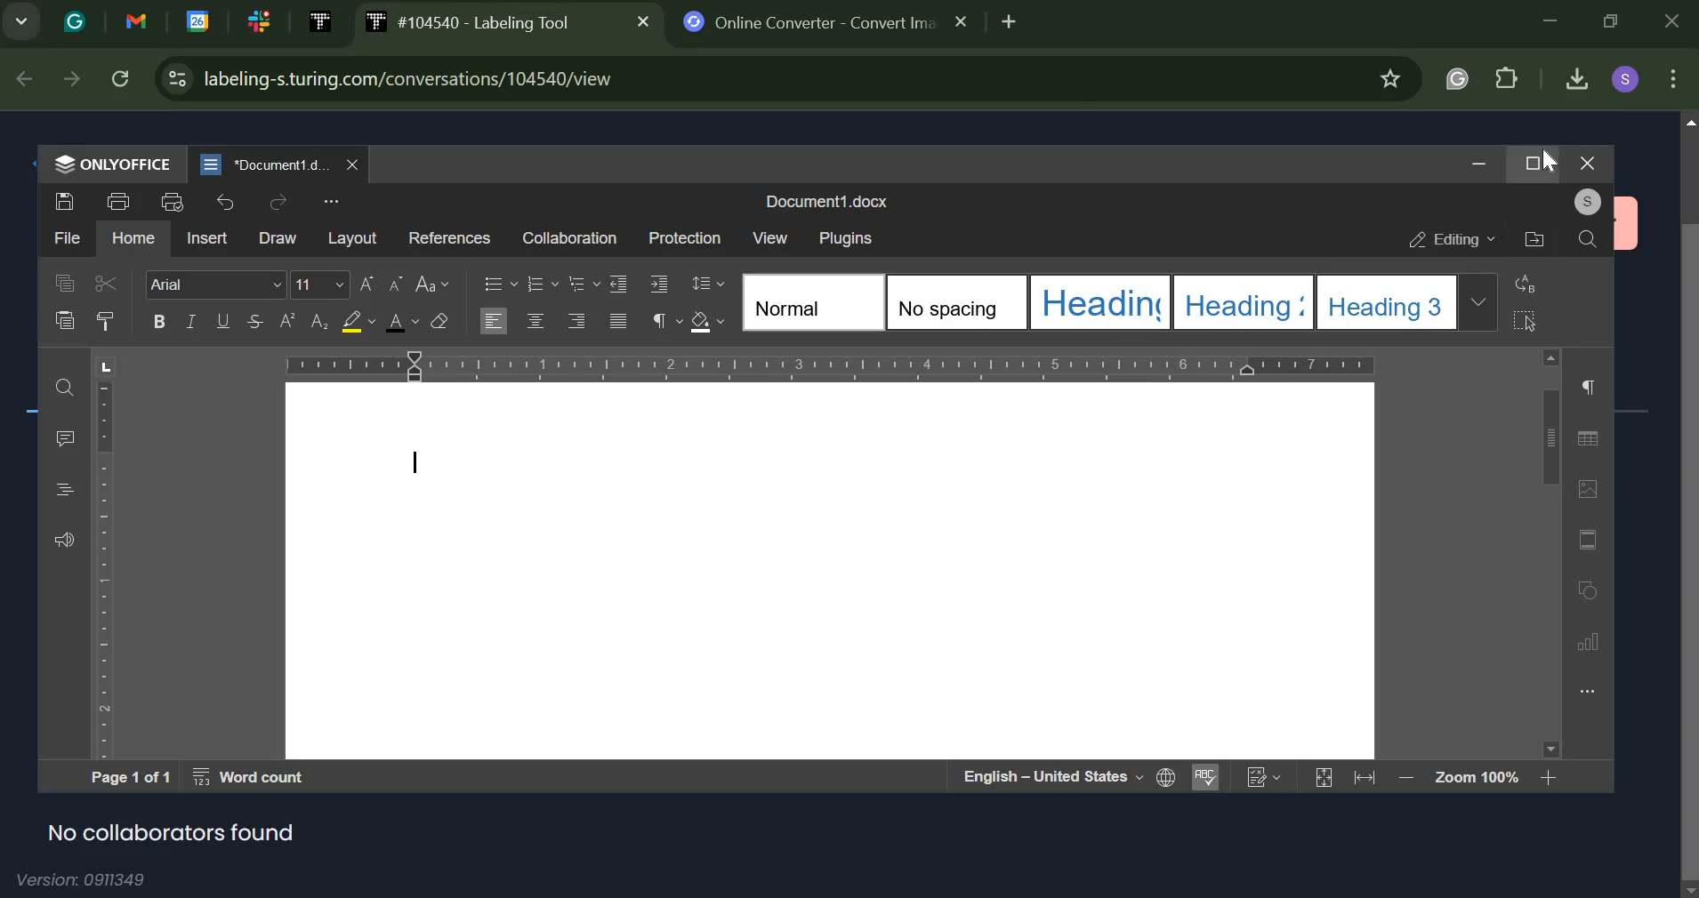 Image resolution: width=1699 pixels, height=898 pixels. Describe the element at coordinates (1550, 777) in the screenshot. I see `Increase zoom` at that location.